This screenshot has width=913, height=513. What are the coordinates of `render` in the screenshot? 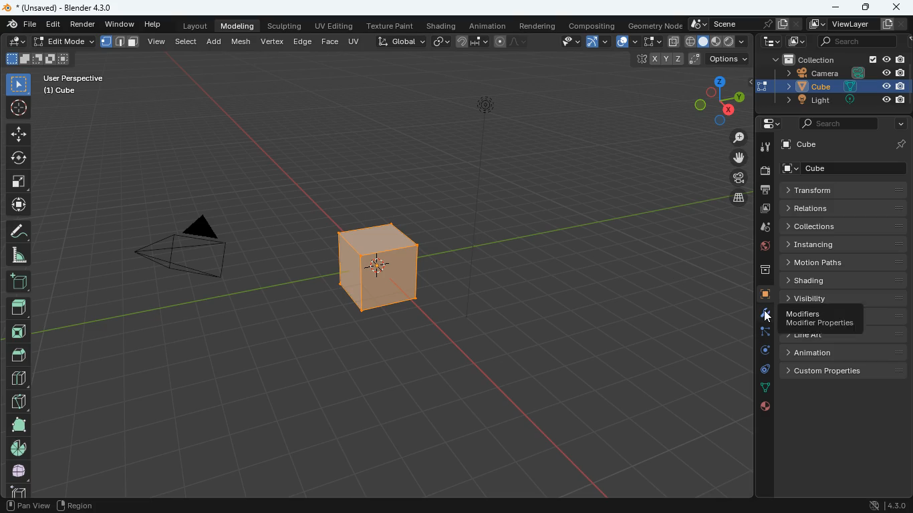 It's located at (83, 25).